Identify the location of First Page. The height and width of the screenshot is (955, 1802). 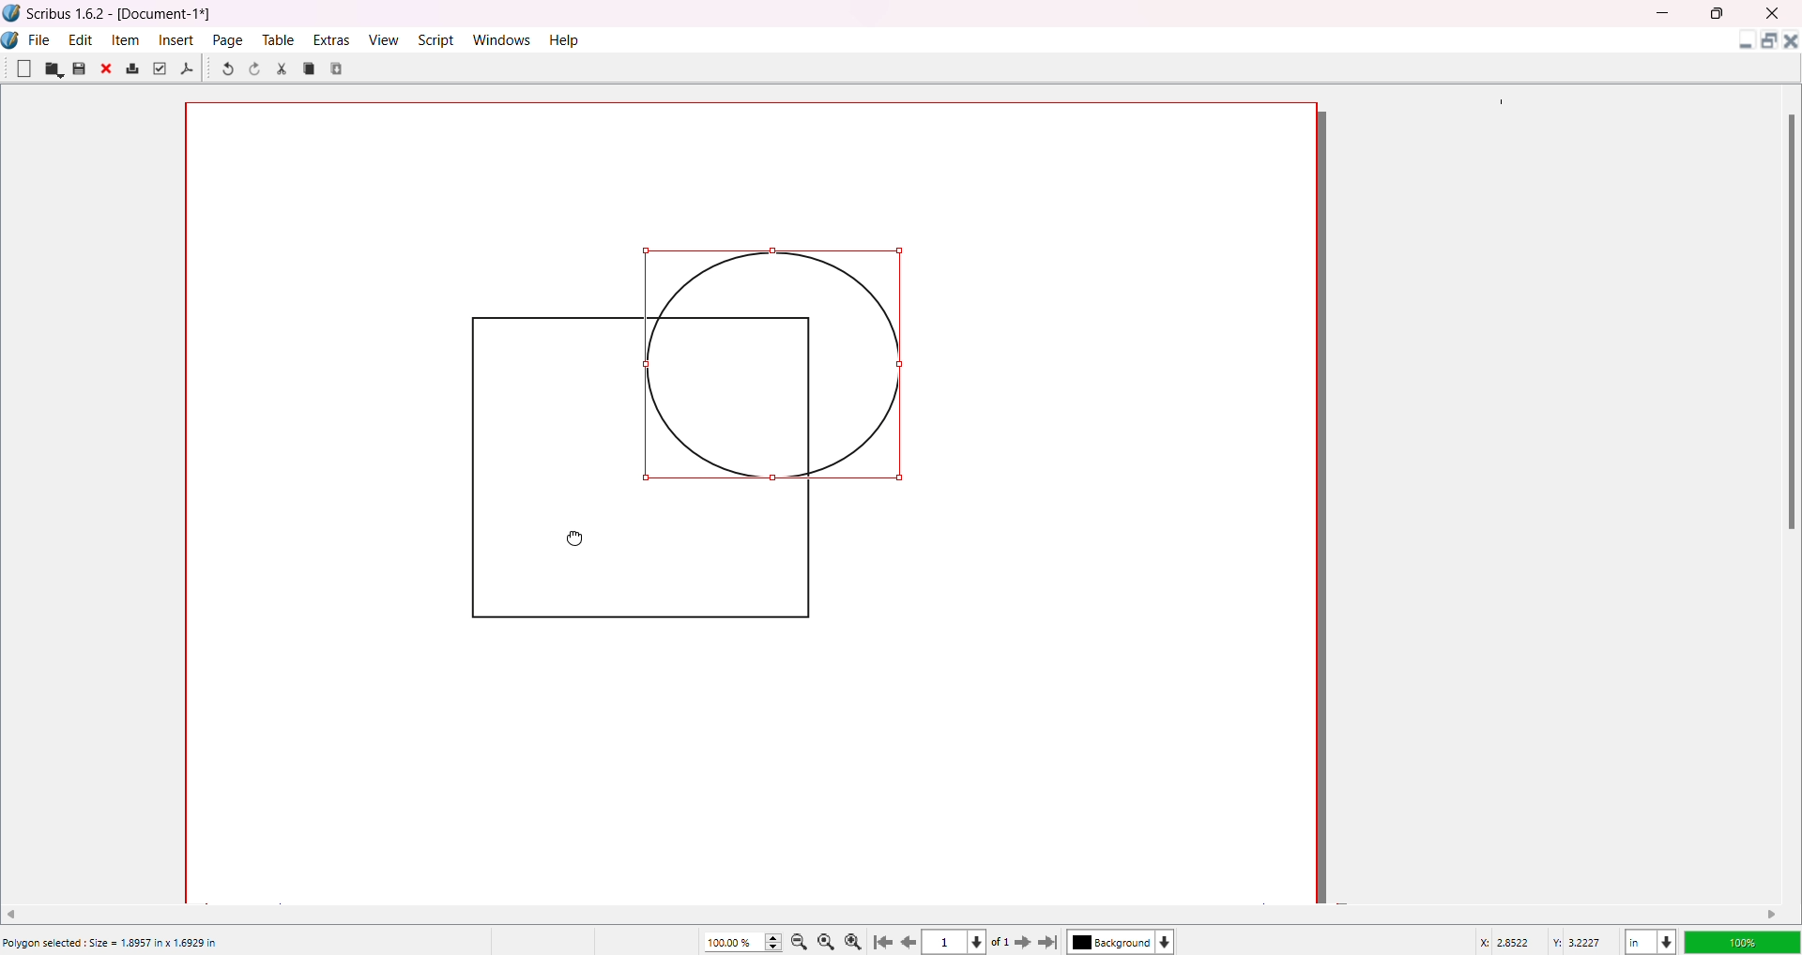
(885, 939).